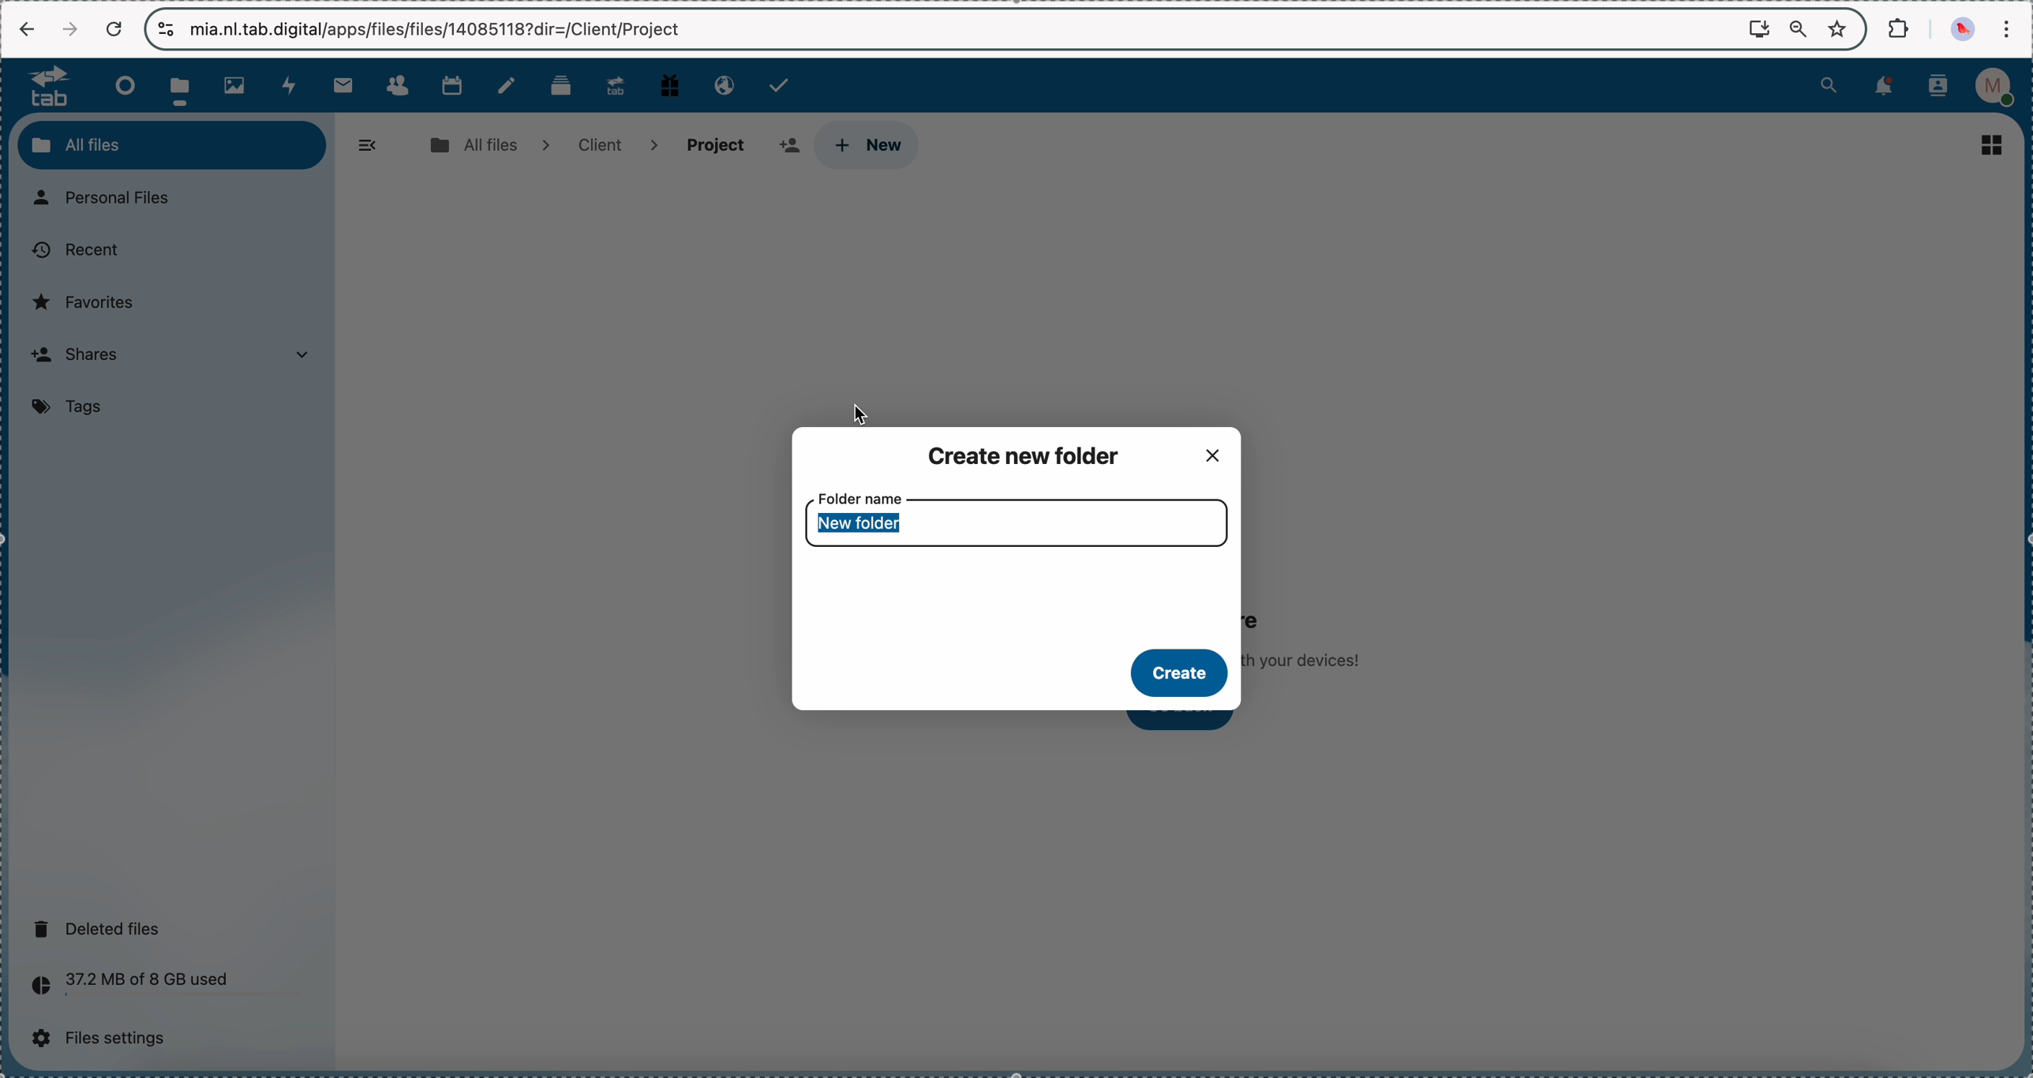  What do you see at coordinates (1965, 29) in the screenshot?
I see `profile picture` at bounding box center [1965, 29].